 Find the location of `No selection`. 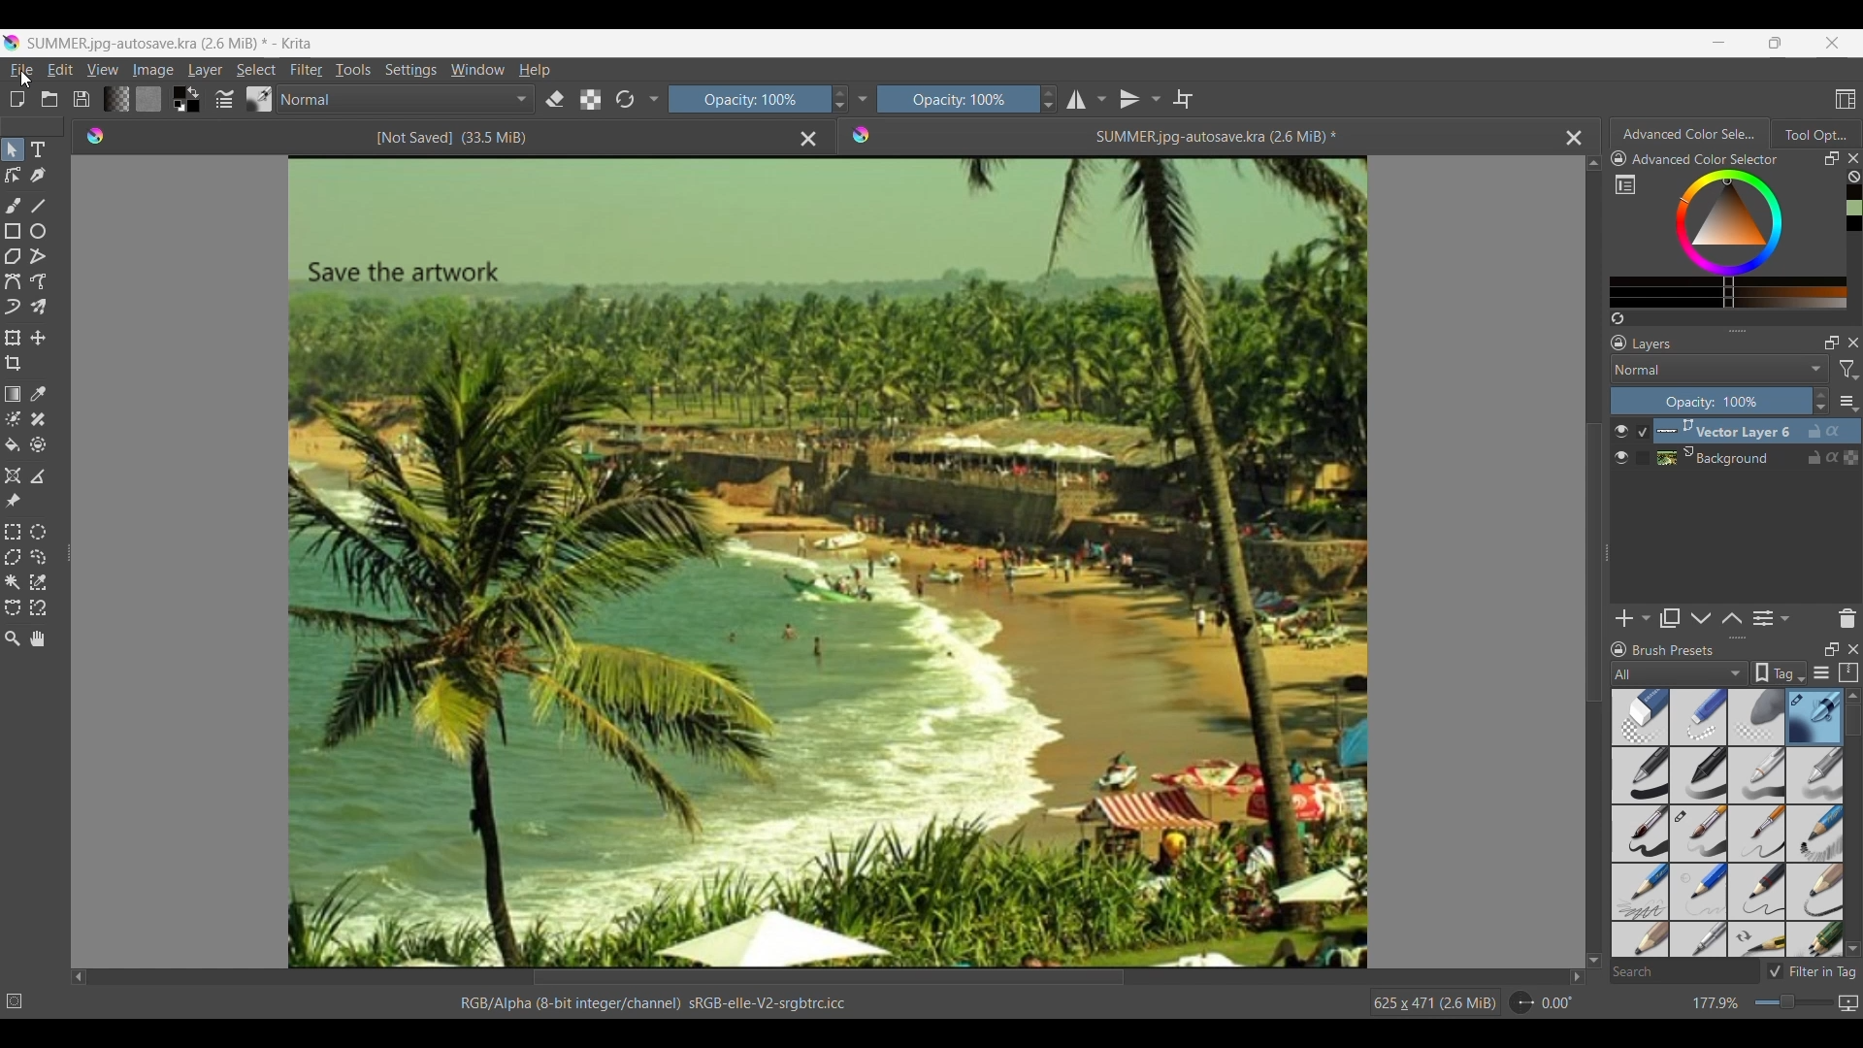

No selection is located at coordinates (15, 1001).